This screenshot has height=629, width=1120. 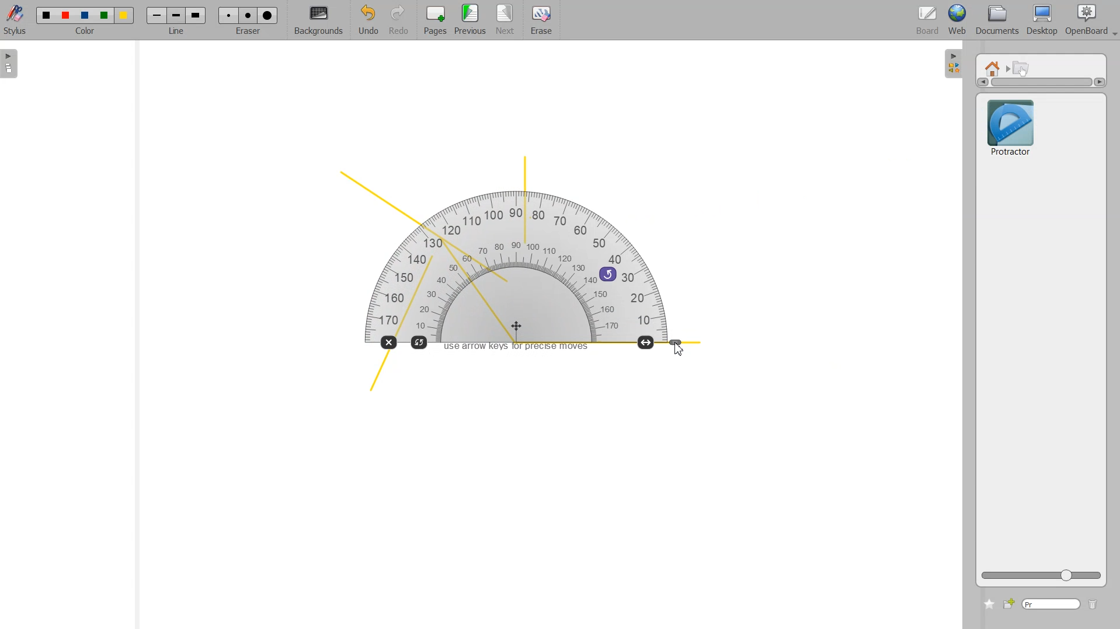 I want to click on Previous, so click(x=472, y=20).